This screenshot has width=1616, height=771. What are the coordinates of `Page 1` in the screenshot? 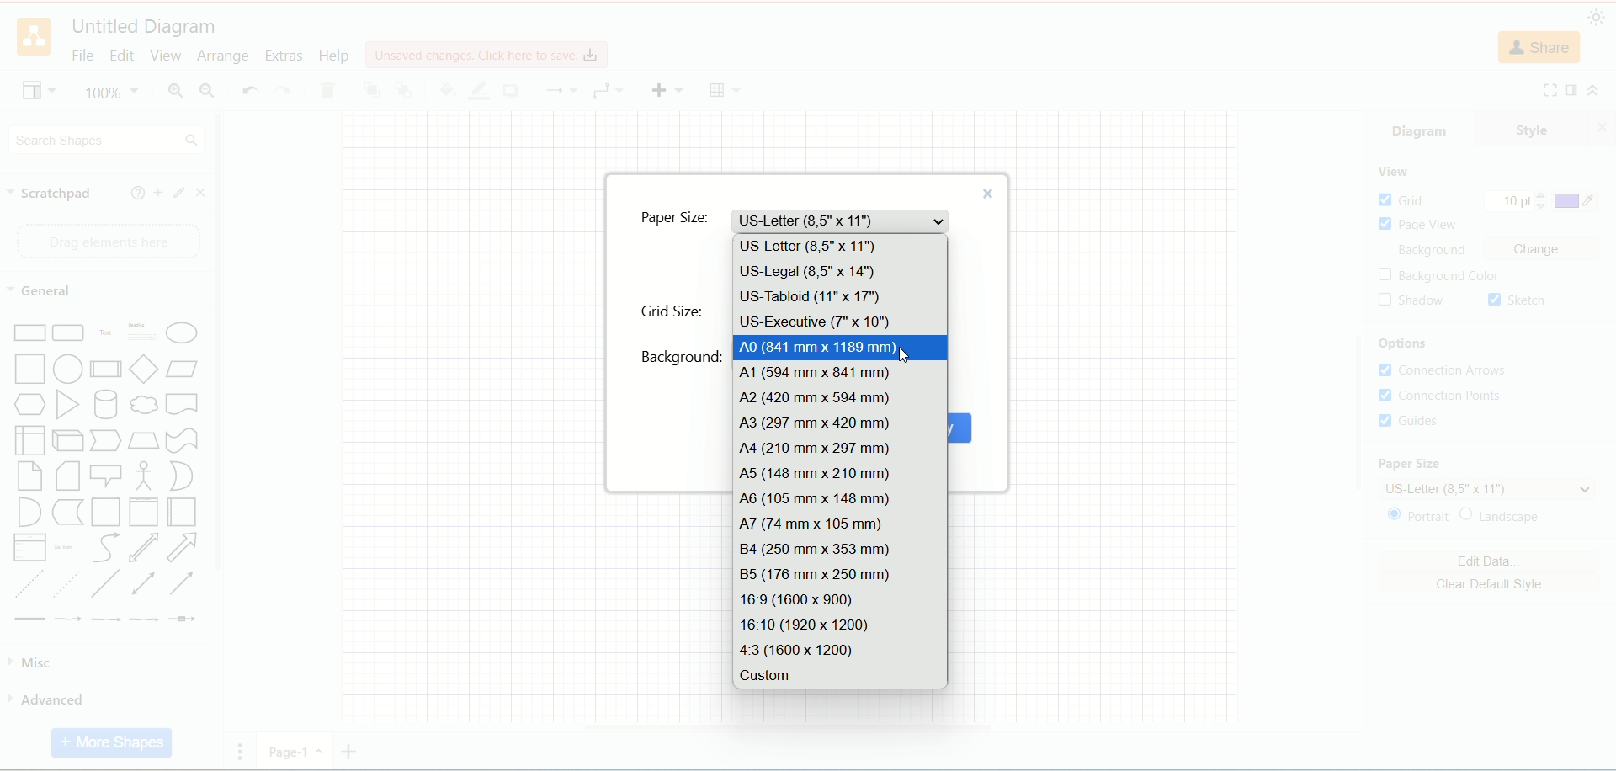 It's located at (292, 752).